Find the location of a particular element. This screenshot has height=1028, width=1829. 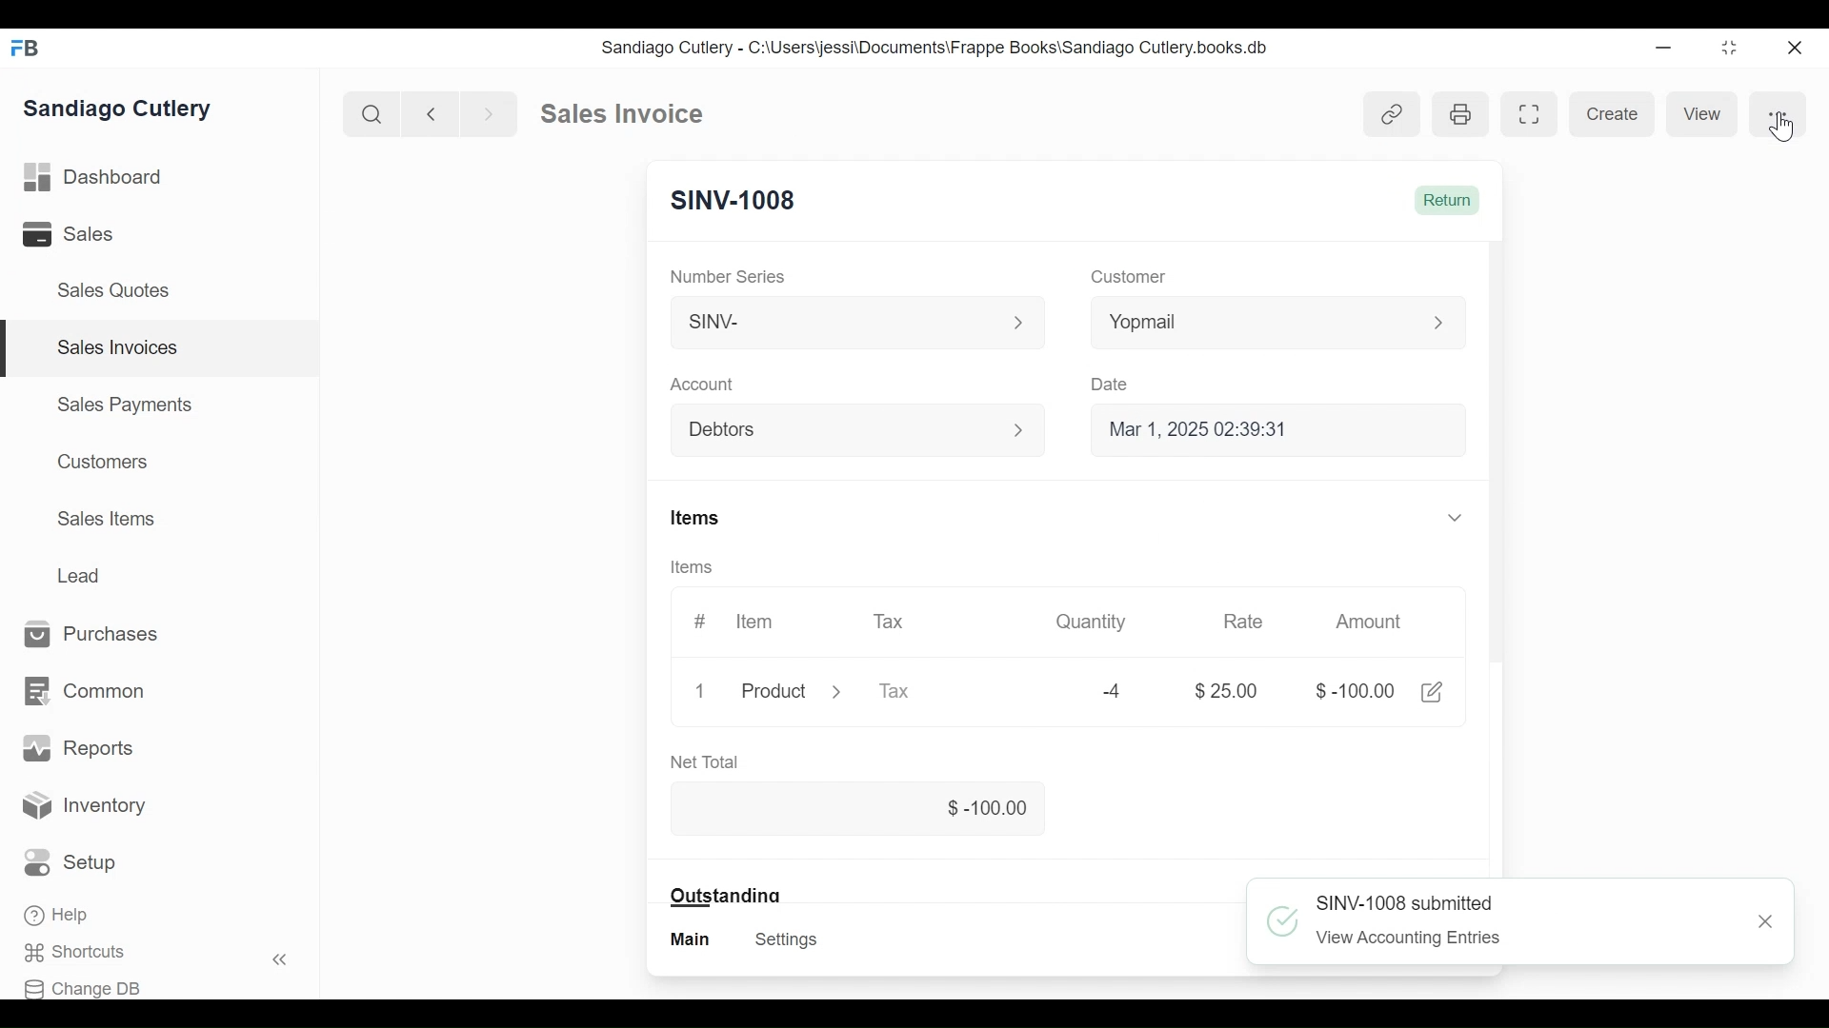

$-100.00 is located at coordinates (1357, 691).